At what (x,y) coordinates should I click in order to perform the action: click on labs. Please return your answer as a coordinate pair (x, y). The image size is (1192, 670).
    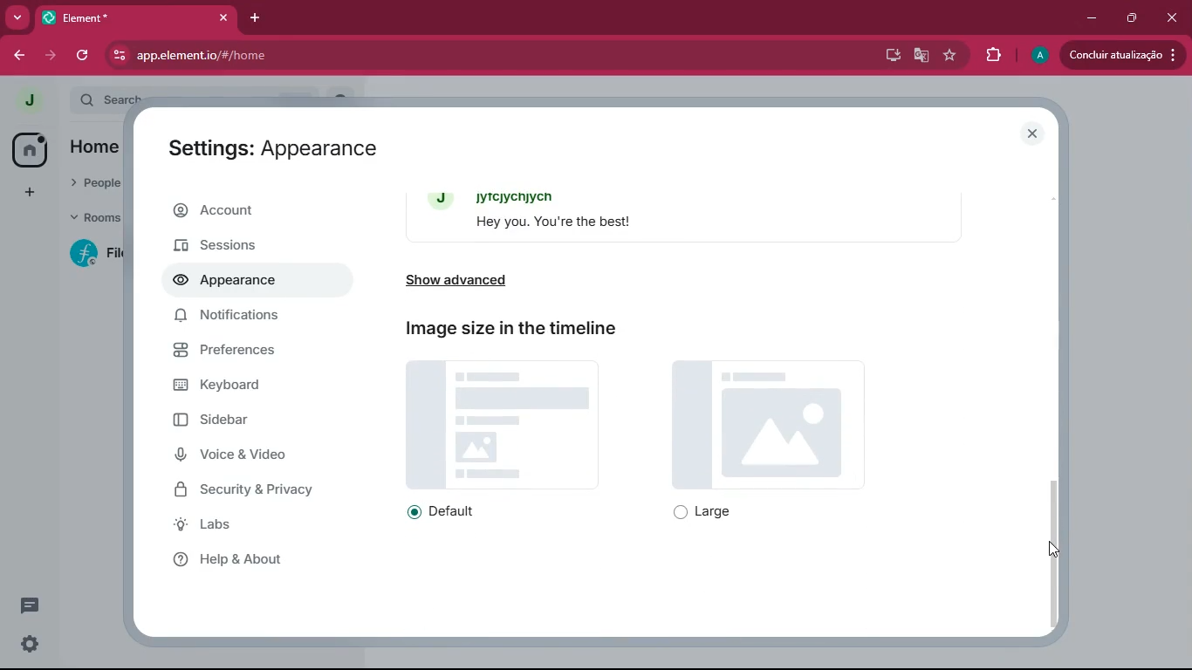
    Looking at the image, I should click on (245, 528).